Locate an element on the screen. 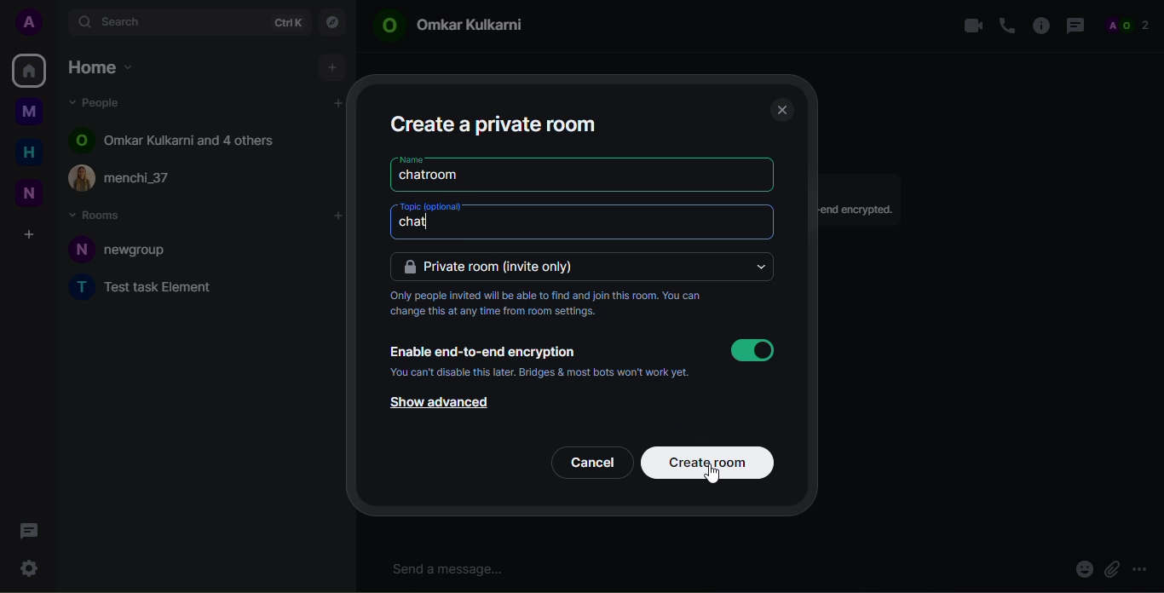 The width and height of the screenshot is (1164, 593). add is located at coordinates (338, 103).